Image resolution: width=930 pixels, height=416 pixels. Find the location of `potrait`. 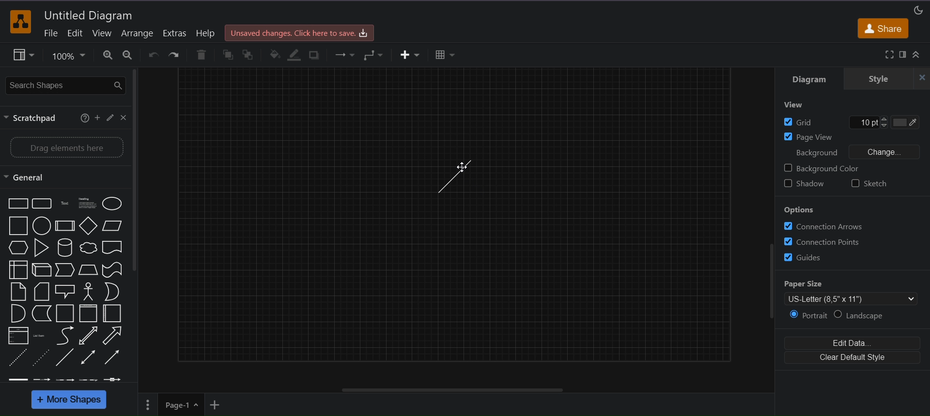

potrait is located at coordinates (806, 316).